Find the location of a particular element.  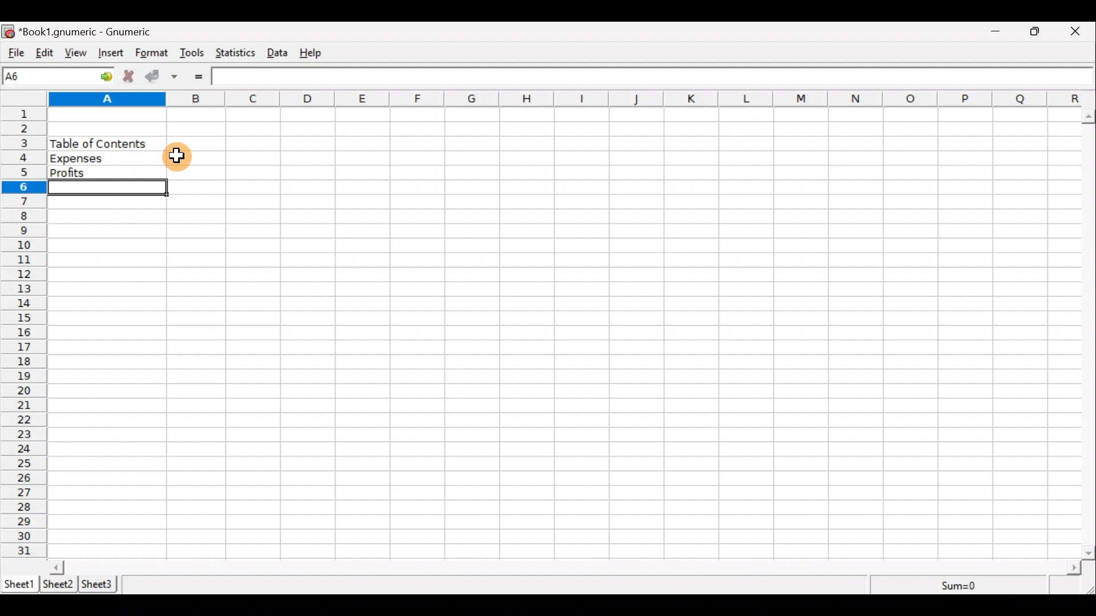

Sheet 3 is located at coordinates (98, 585).